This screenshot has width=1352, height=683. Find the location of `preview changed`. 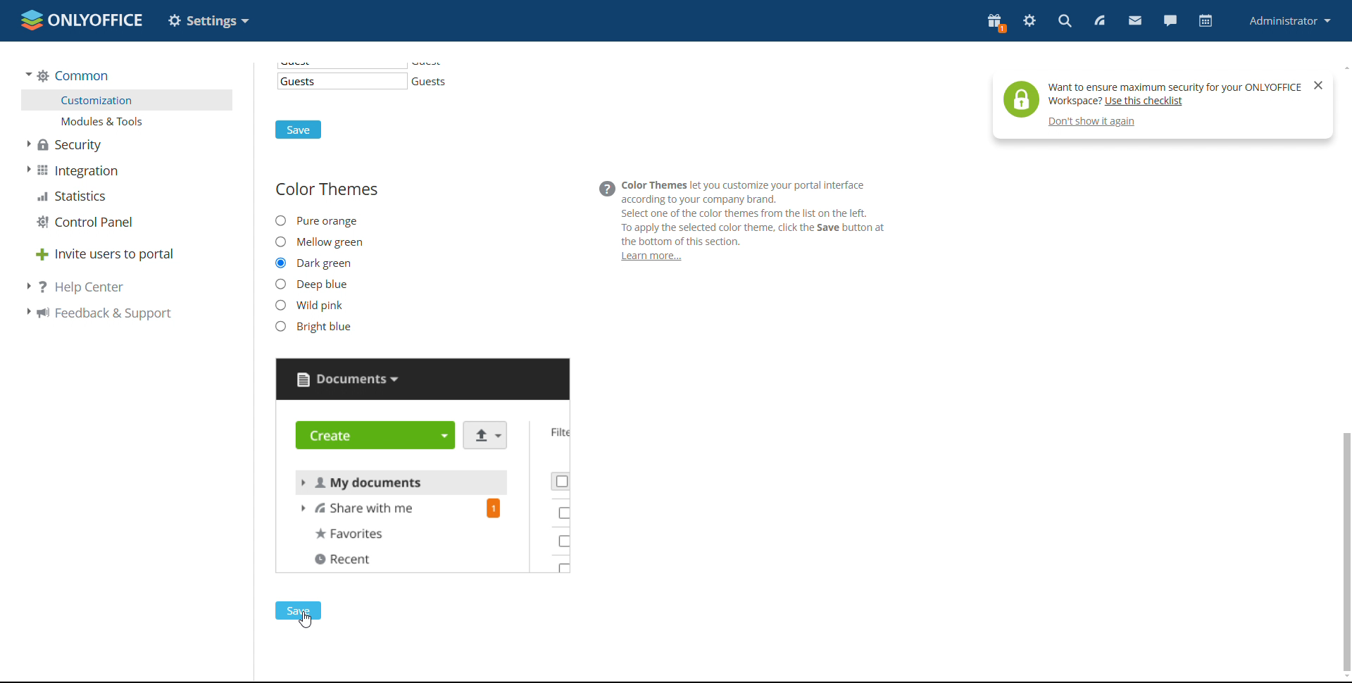

preview changed is located at coordinates (424, 465).